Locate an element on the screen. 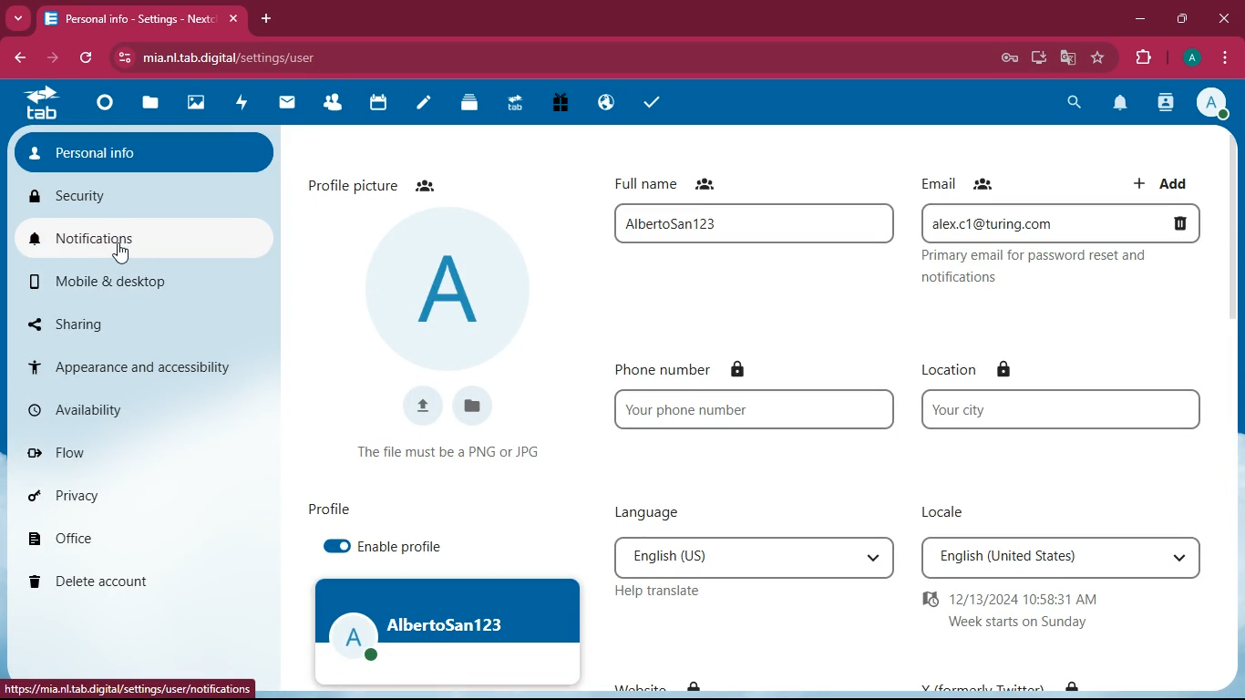 The width and height of the screenshot is (1245, 700). Drop down is located at coordinates (867, 558).